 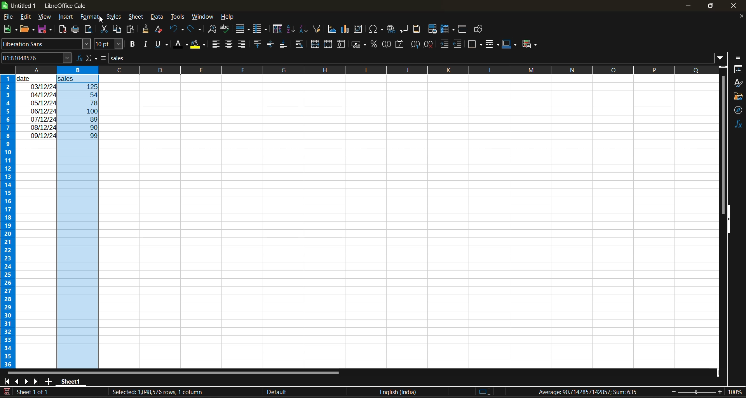 I want to click on hide sidebar settings, so click(x=739, y=58).